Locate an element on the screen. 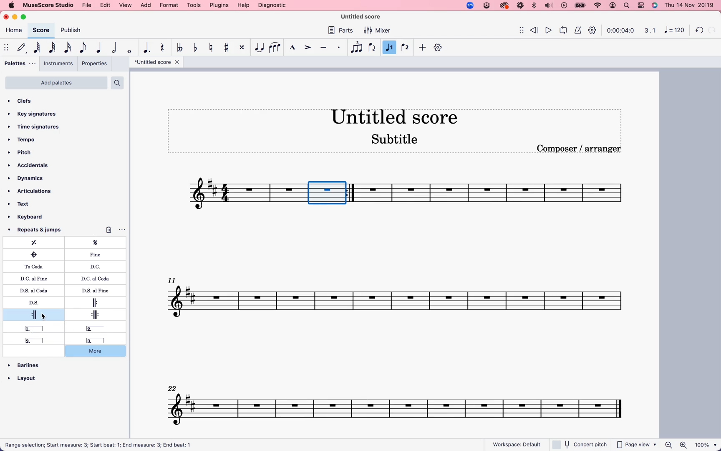 This screenshot has height=451, width=721. composer / arranger is located at coordinates (580, 149).